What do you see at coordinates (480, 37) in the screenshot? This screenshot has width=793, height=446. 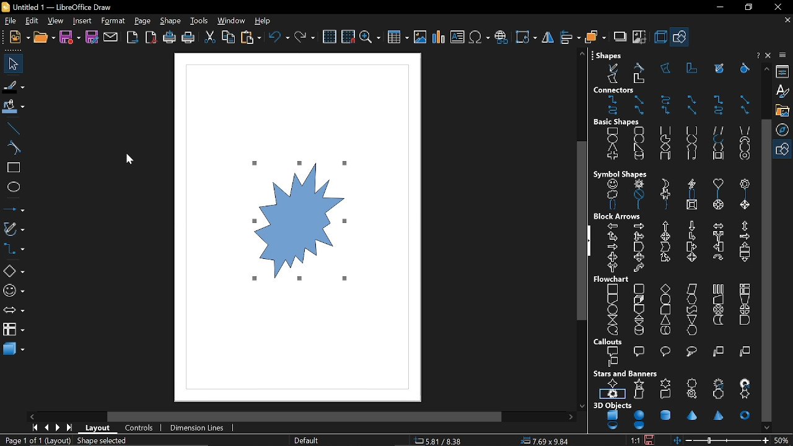 I see `insert symbol` at bounding box center [480, 37].